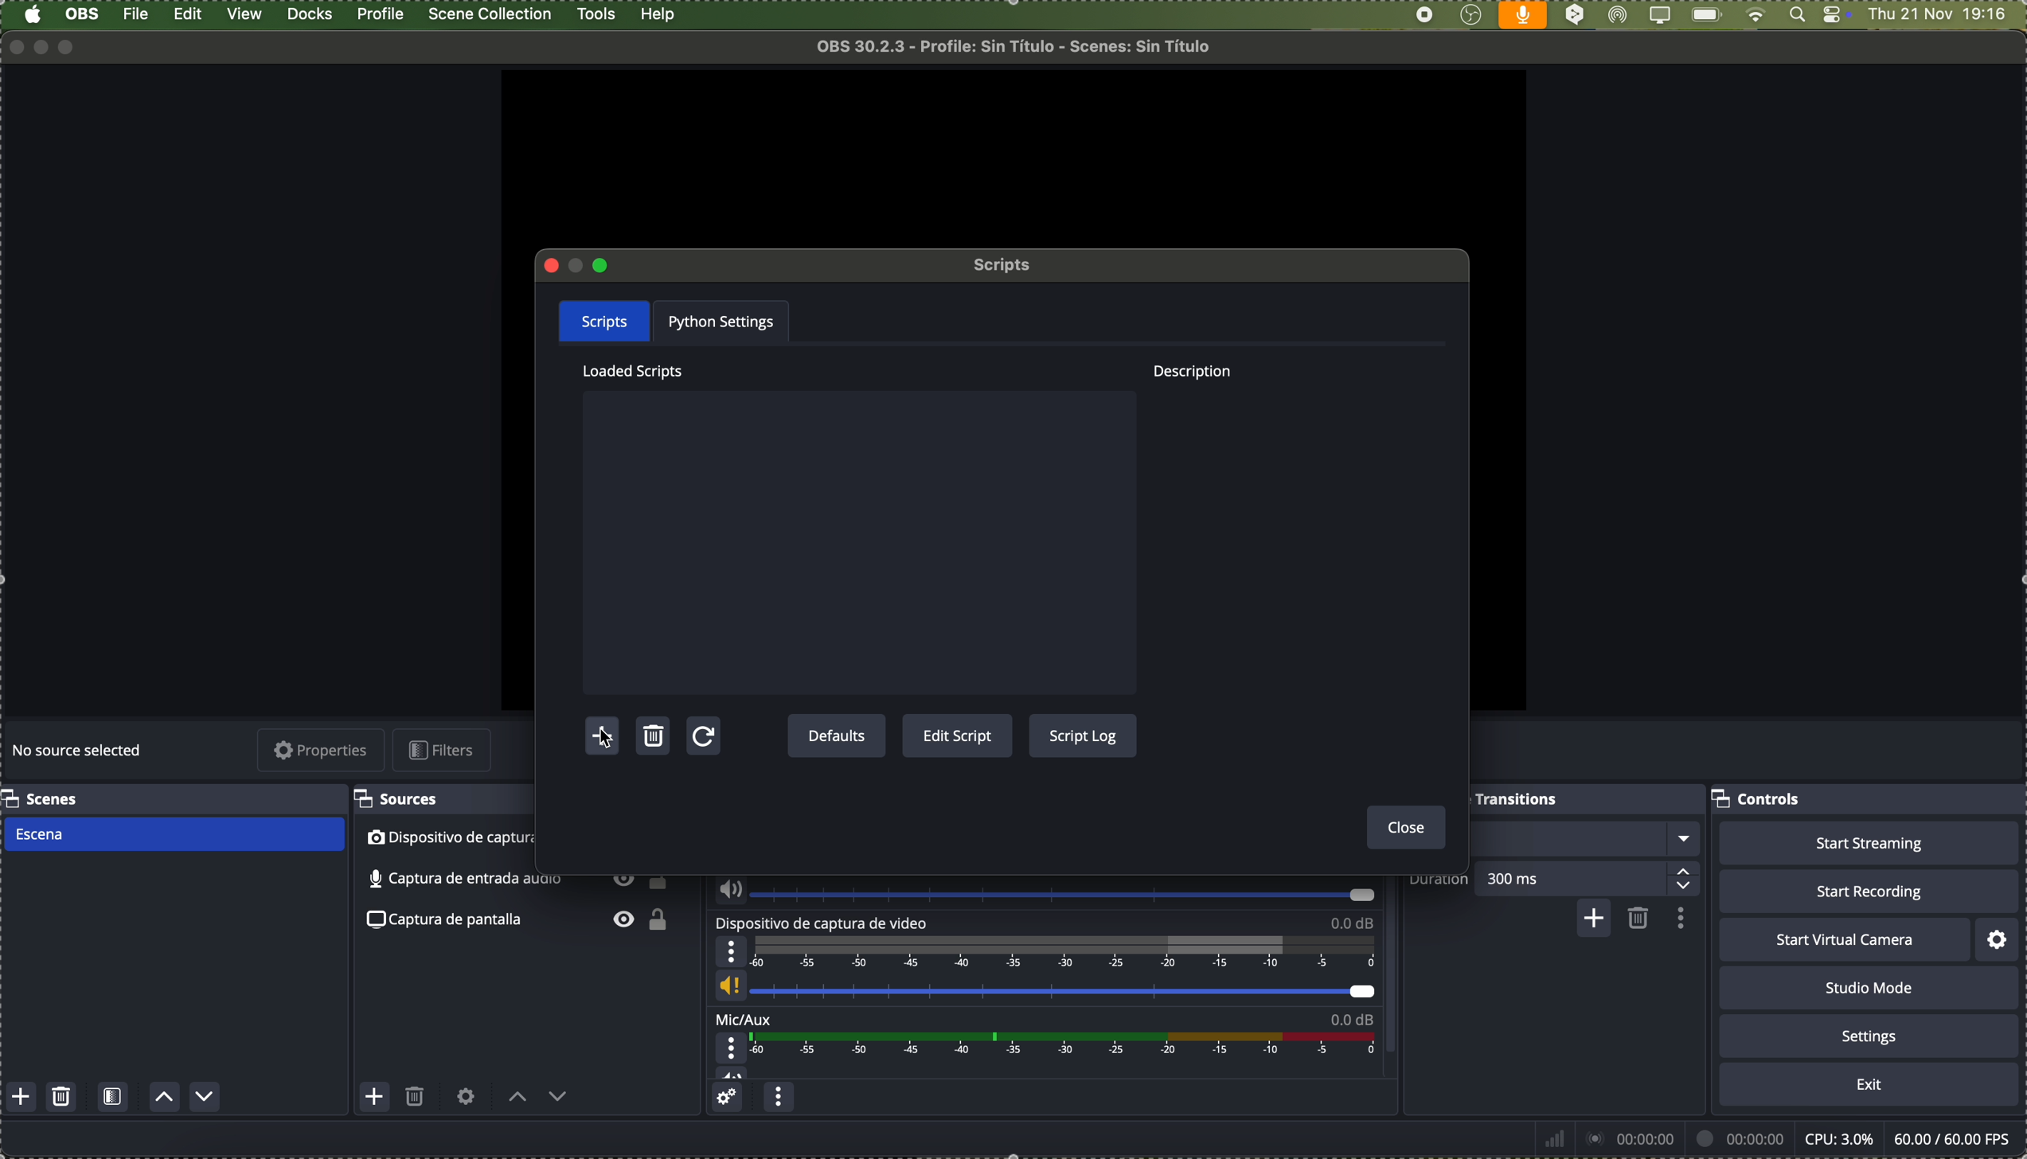 This screenshot has height=1159, width=2027. I want to click on view, so click(247, 14).